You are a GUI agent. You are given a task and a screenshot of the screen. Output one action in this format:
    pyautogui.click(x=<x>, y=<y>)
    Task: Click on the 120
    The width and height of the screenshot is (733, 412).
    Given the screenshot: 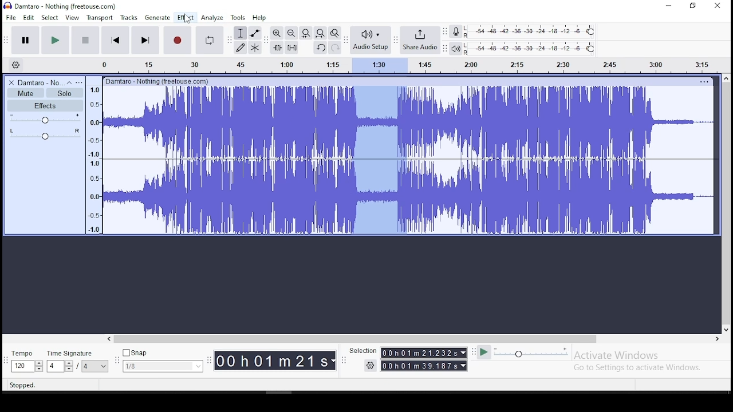 What is the action you would take?
    pyautogui.click(x=22, y=367)
    